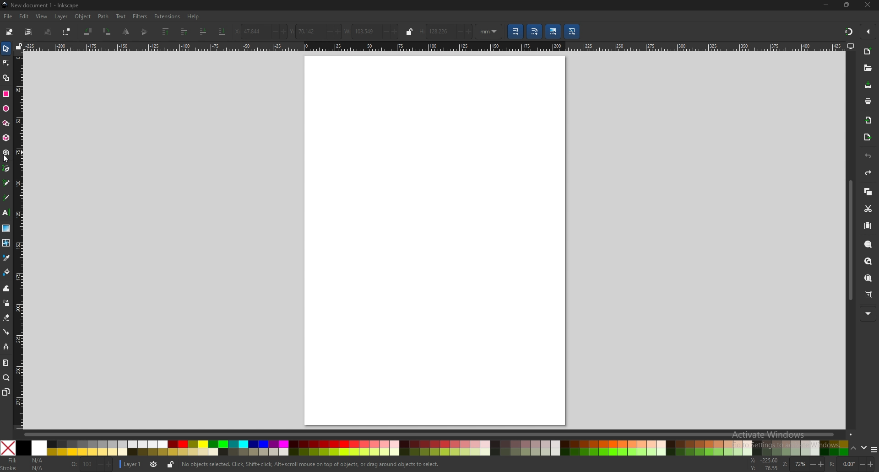  Describe the element at coordinates (868, 313) in the screenshot. I see `more` at that location.